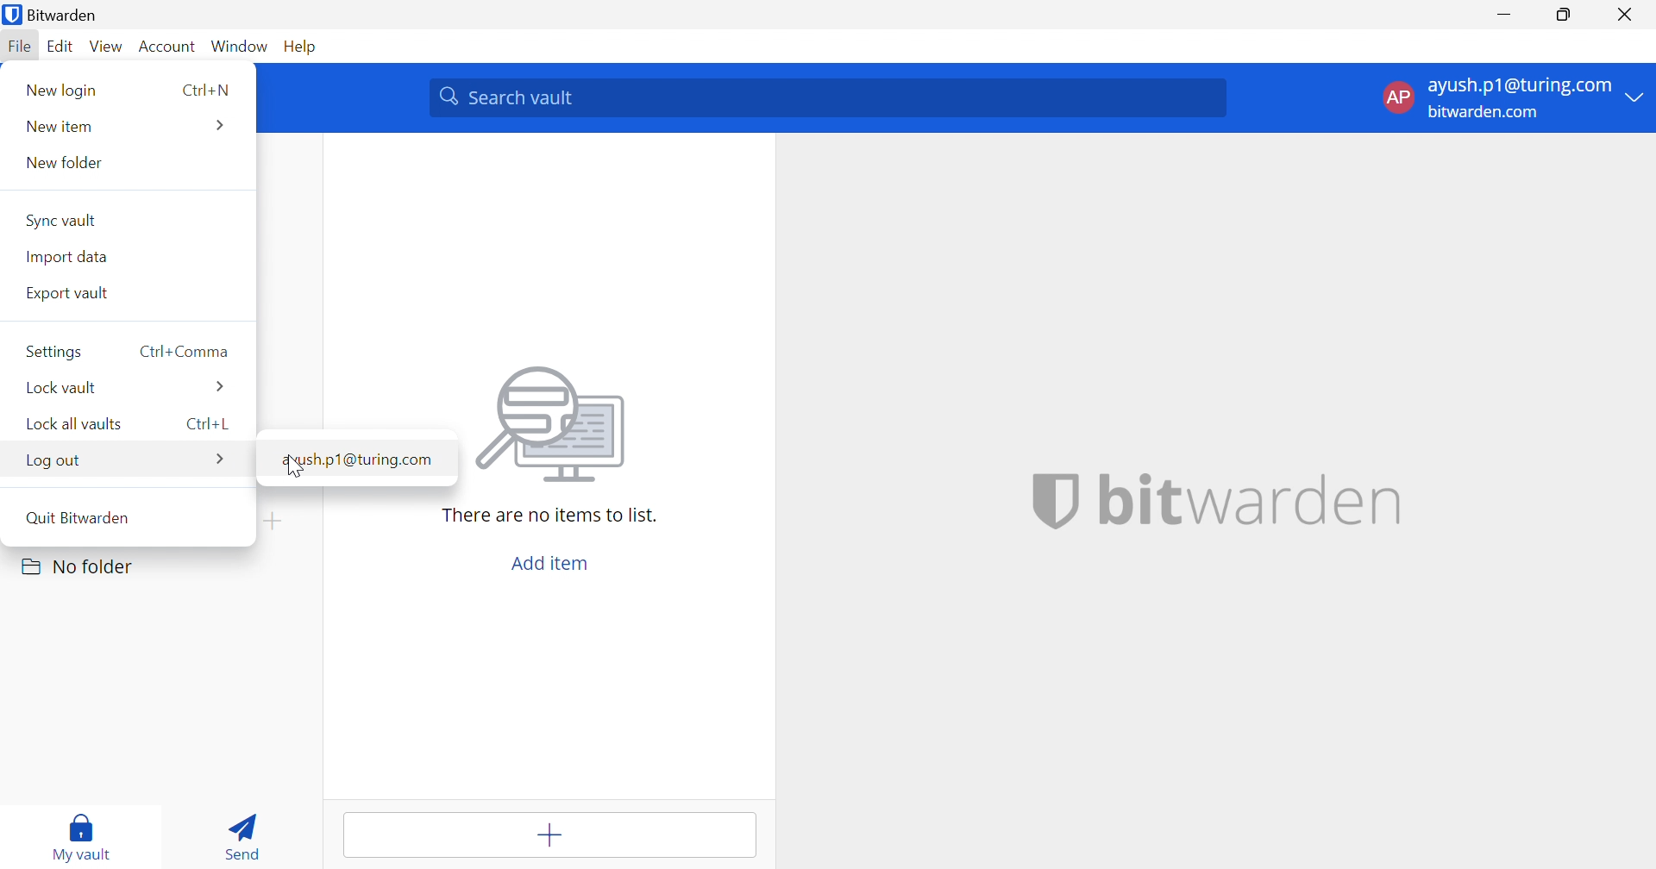  I want to click on image, so click(555, 426).